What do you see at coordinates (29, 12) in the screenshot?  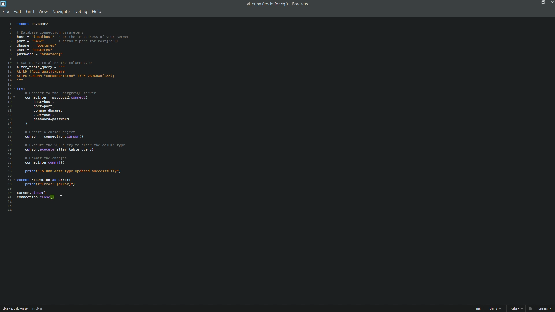 I see `find menu` at bounding box center [29, 12].